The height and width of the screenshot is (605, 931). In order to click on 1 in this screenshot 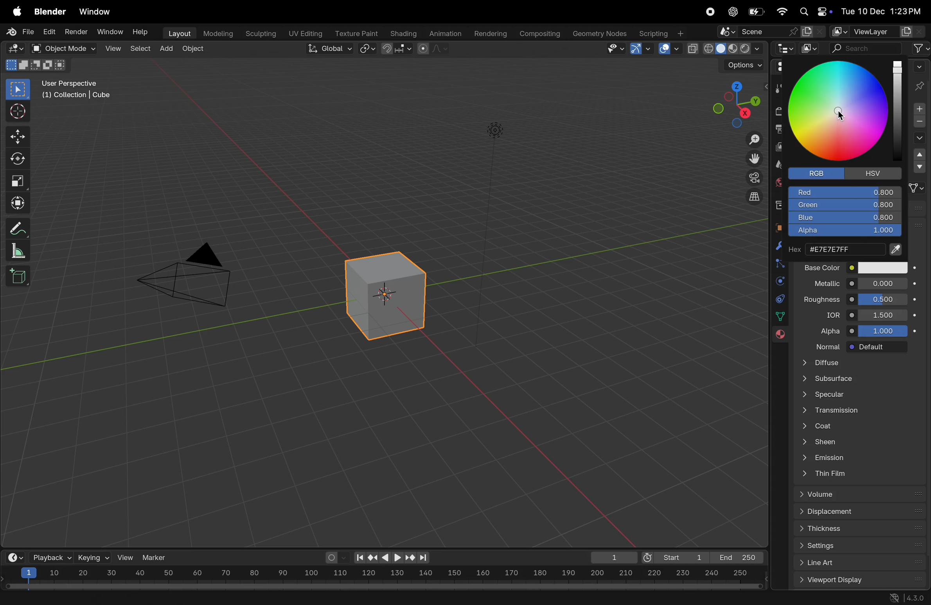, I will do `click(611, 557)`.